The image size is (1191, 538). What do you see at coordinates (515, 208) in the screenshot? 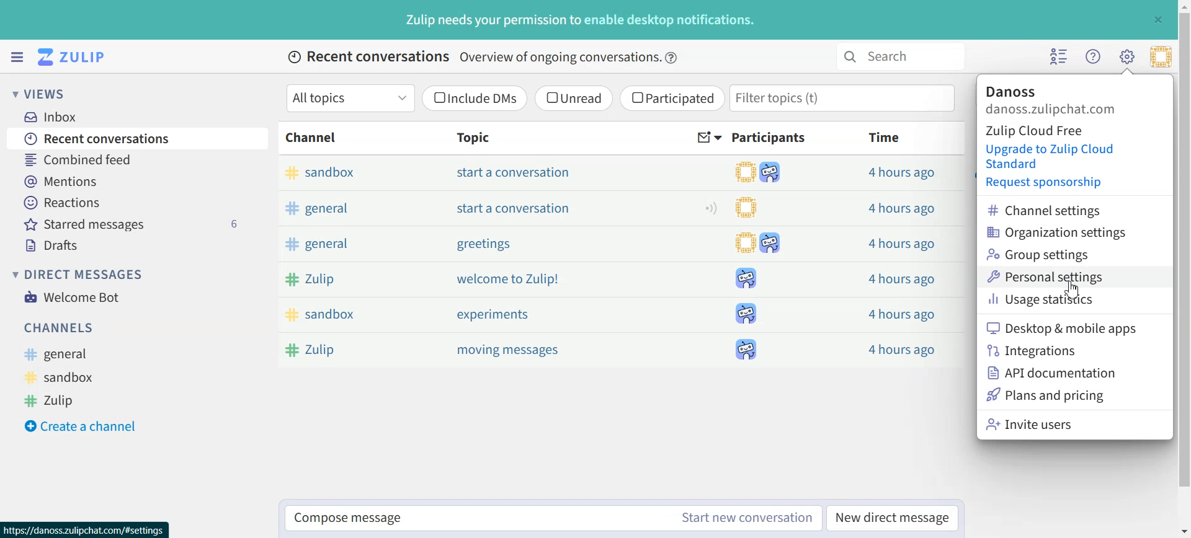
I see `Start a conversation` at bounding box center [515, 208].